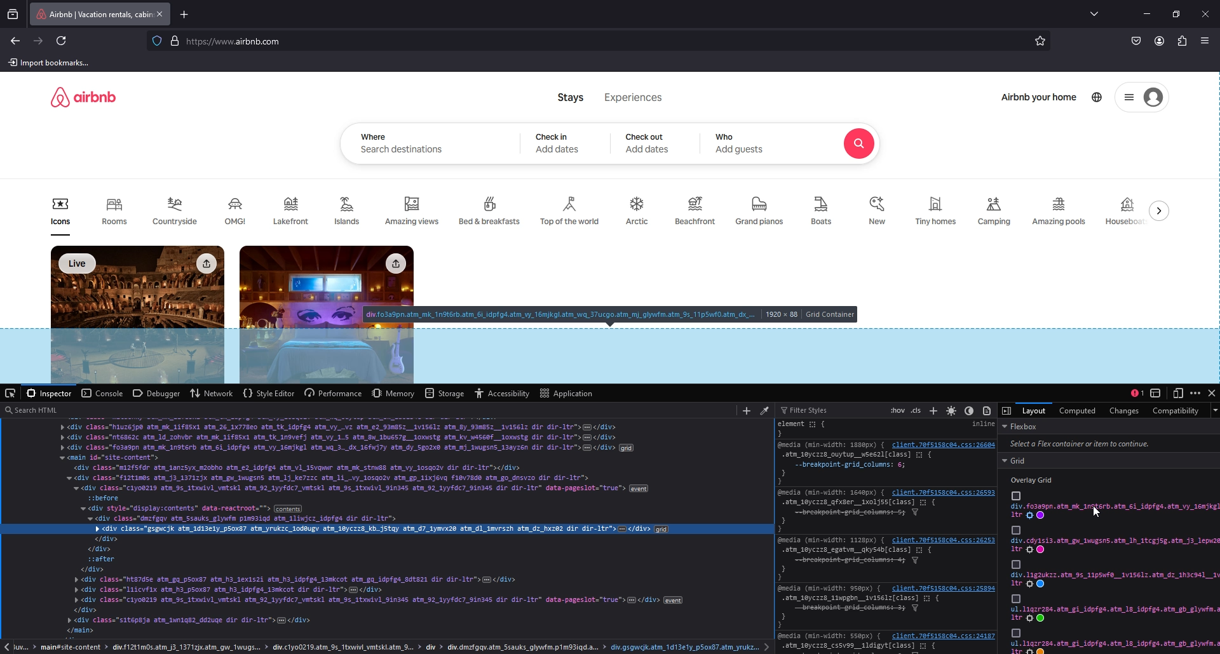 This screenshot has width=1220, height=654. Describe the element at coordinates (414, 211) in the screenshot. I see `Amazing views` at that location.